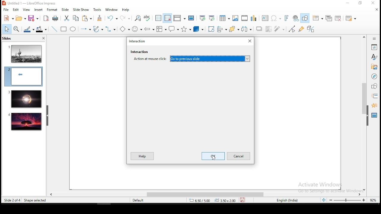 This screenshot has height=214, width=381. I want to click on callout shapes, so click(174, 29).